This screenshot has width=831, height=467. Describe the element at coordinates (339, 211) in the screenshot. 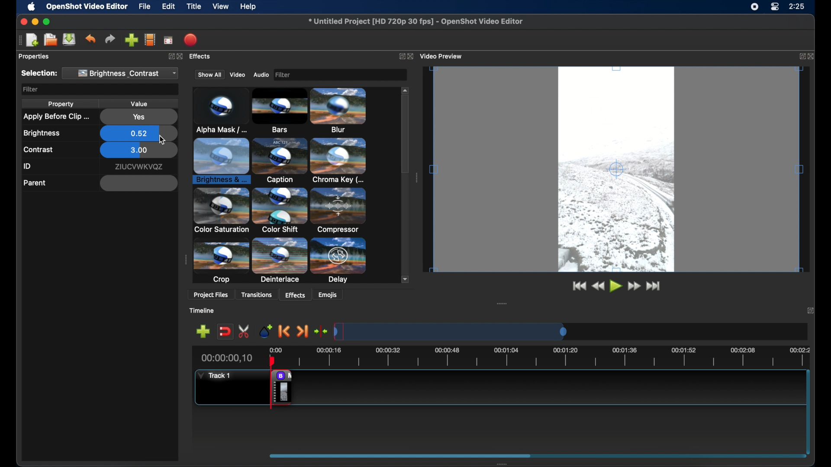

I see `delay` at that location.